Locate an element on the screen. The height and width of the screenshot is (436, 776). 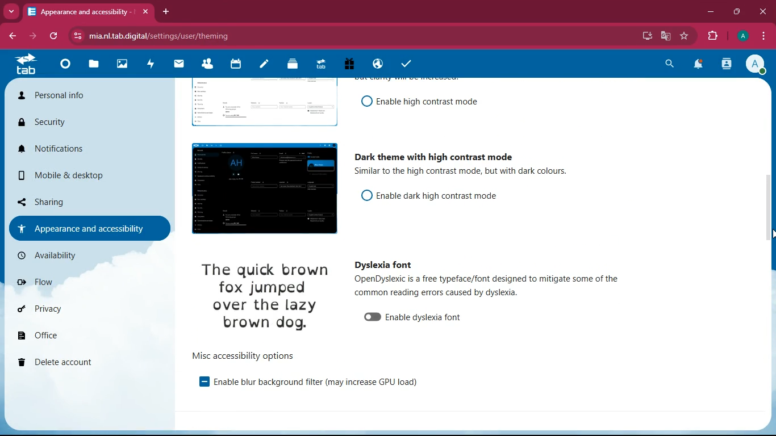
activity is located at coordinates (153, 65).